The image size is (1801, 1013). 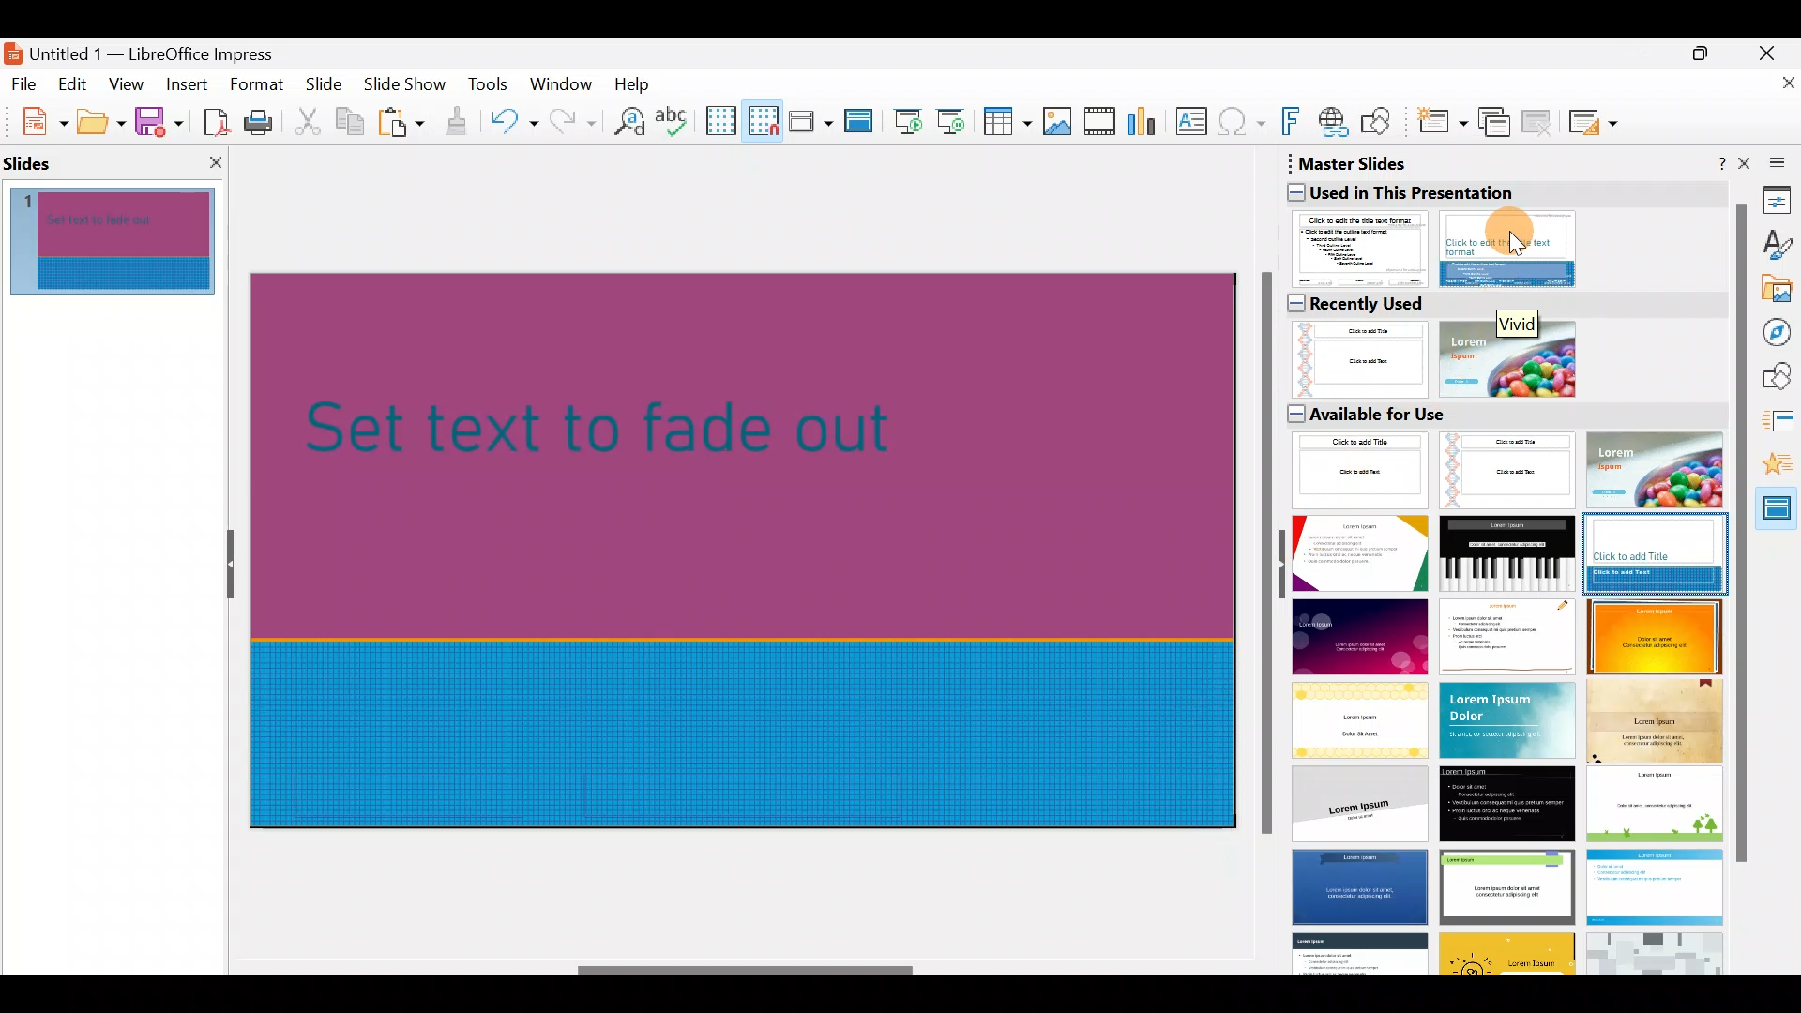 I want to click on Copy, so click(x=348, y=122).